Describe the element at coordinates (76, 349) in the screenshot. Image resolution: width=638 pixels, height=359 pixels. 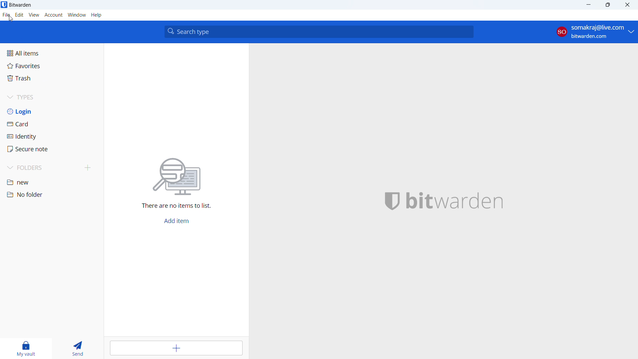
I see `send` at that location.